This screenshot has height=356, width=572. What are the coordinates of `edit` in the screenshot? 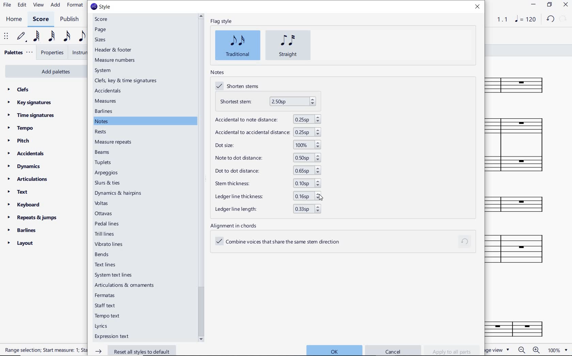 It's located at (21, 5).